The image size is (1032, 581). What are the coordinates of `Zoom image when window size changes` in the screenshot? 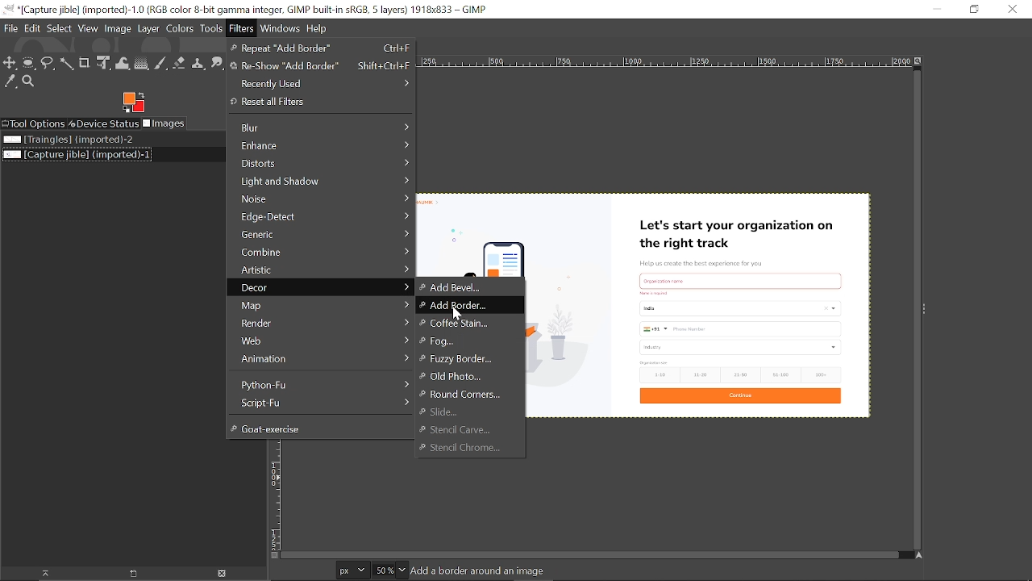 It's located at (920, 64).